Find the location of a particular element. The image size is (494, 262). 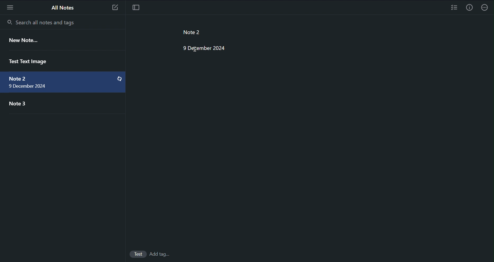

cursor is located at coordinates (196, 49).